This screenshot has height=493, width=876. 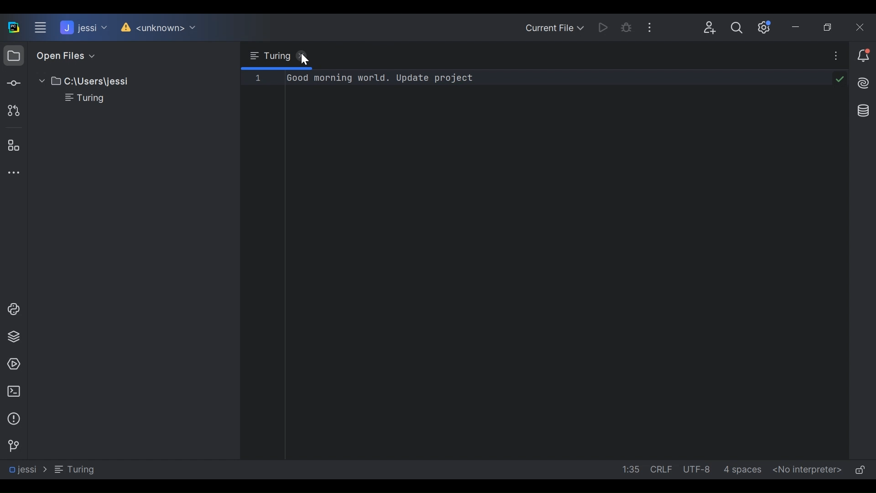 What do you see at coordinates (652, 26) in the screenshot?
I see `More Options` at bounding box center [652, 26].